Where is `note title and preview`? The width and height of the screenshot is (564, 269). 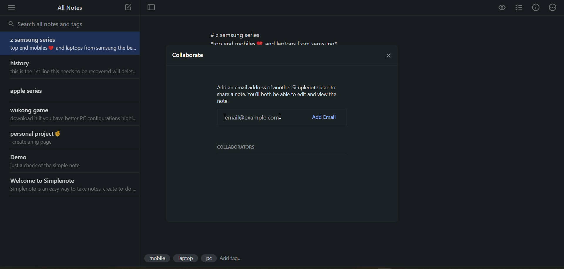
note title and preview is located at coordinates (67, 160).